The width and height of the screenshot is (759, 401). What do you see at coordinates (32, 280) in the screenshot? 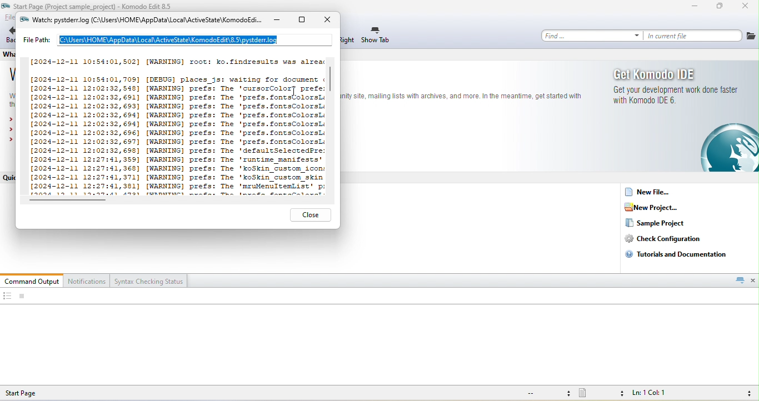
I see `command output` at bounding box center [32, 280].